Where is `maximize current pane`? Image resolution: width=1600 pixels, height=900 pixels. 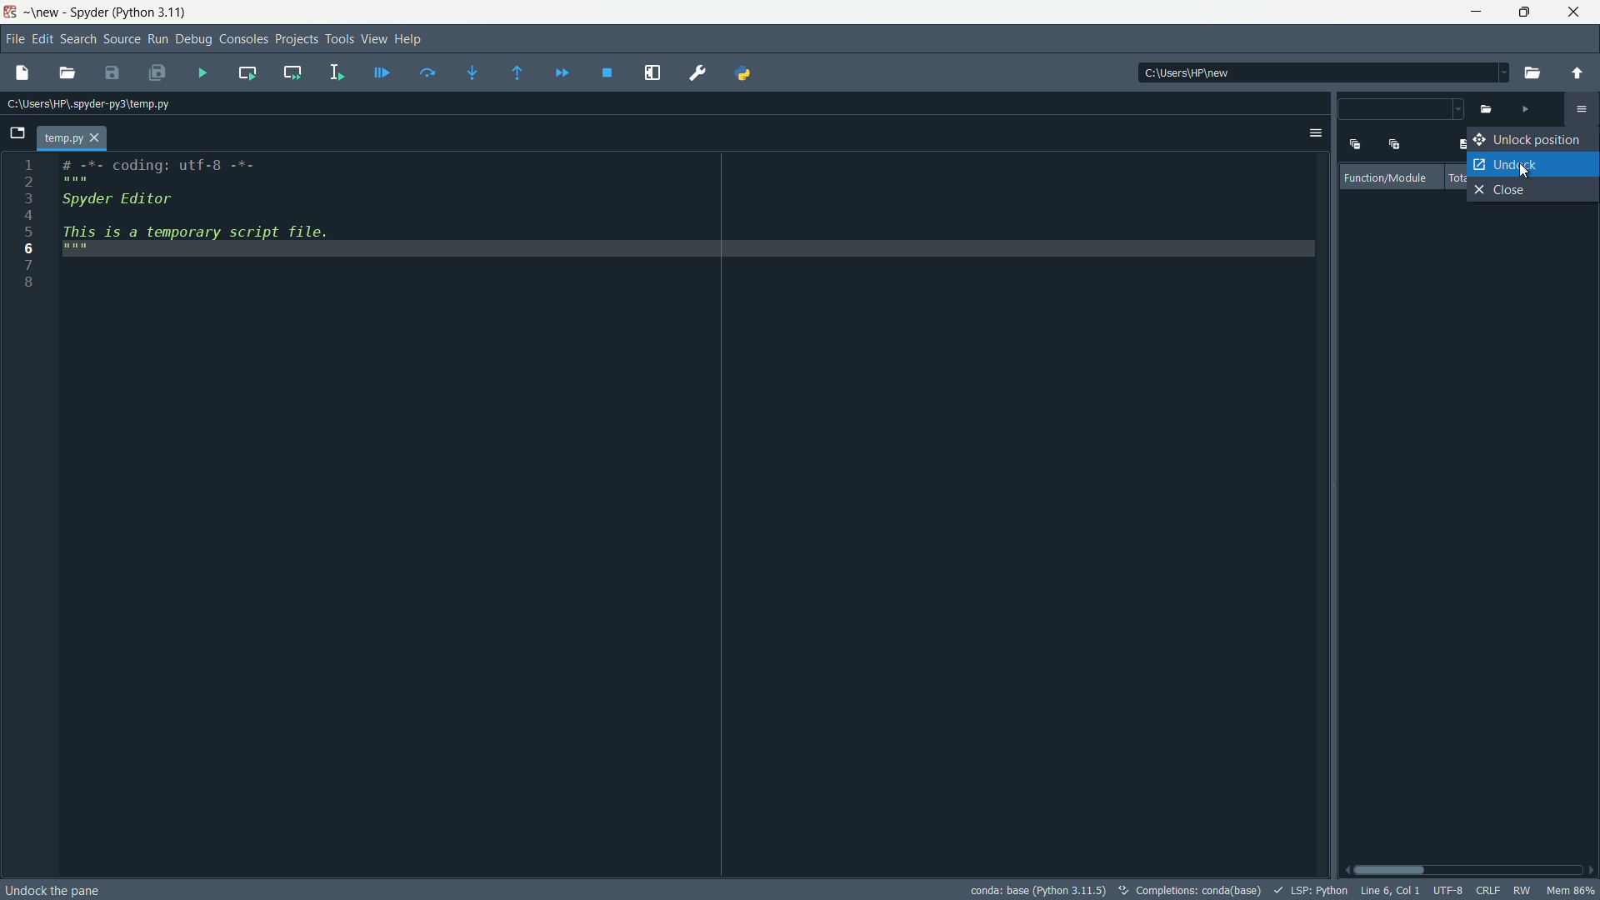 maximize current pane is located at coordinates (652, 72).